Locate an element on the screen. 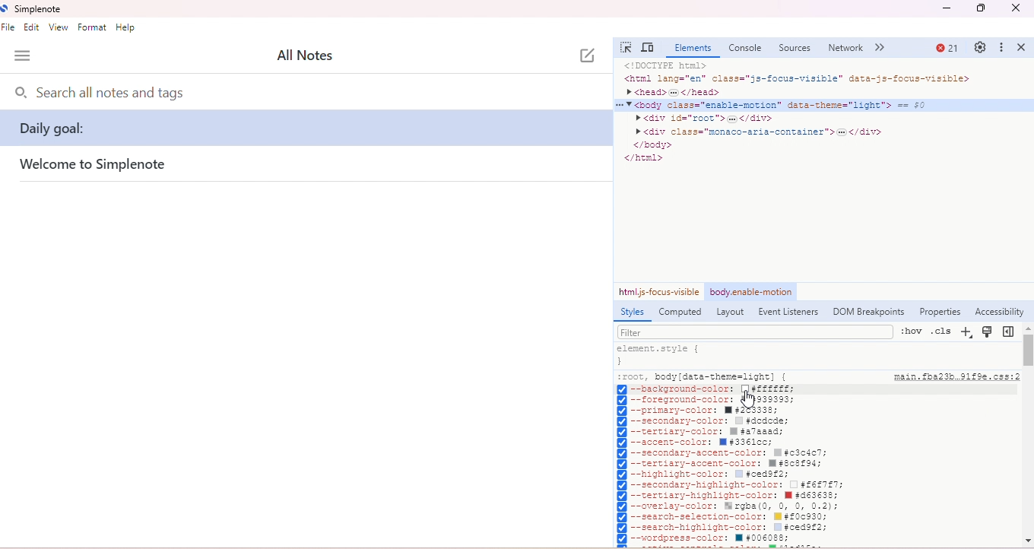 This screenshot has height=549, width=1034. :hov is located at coordinates (912, 330).